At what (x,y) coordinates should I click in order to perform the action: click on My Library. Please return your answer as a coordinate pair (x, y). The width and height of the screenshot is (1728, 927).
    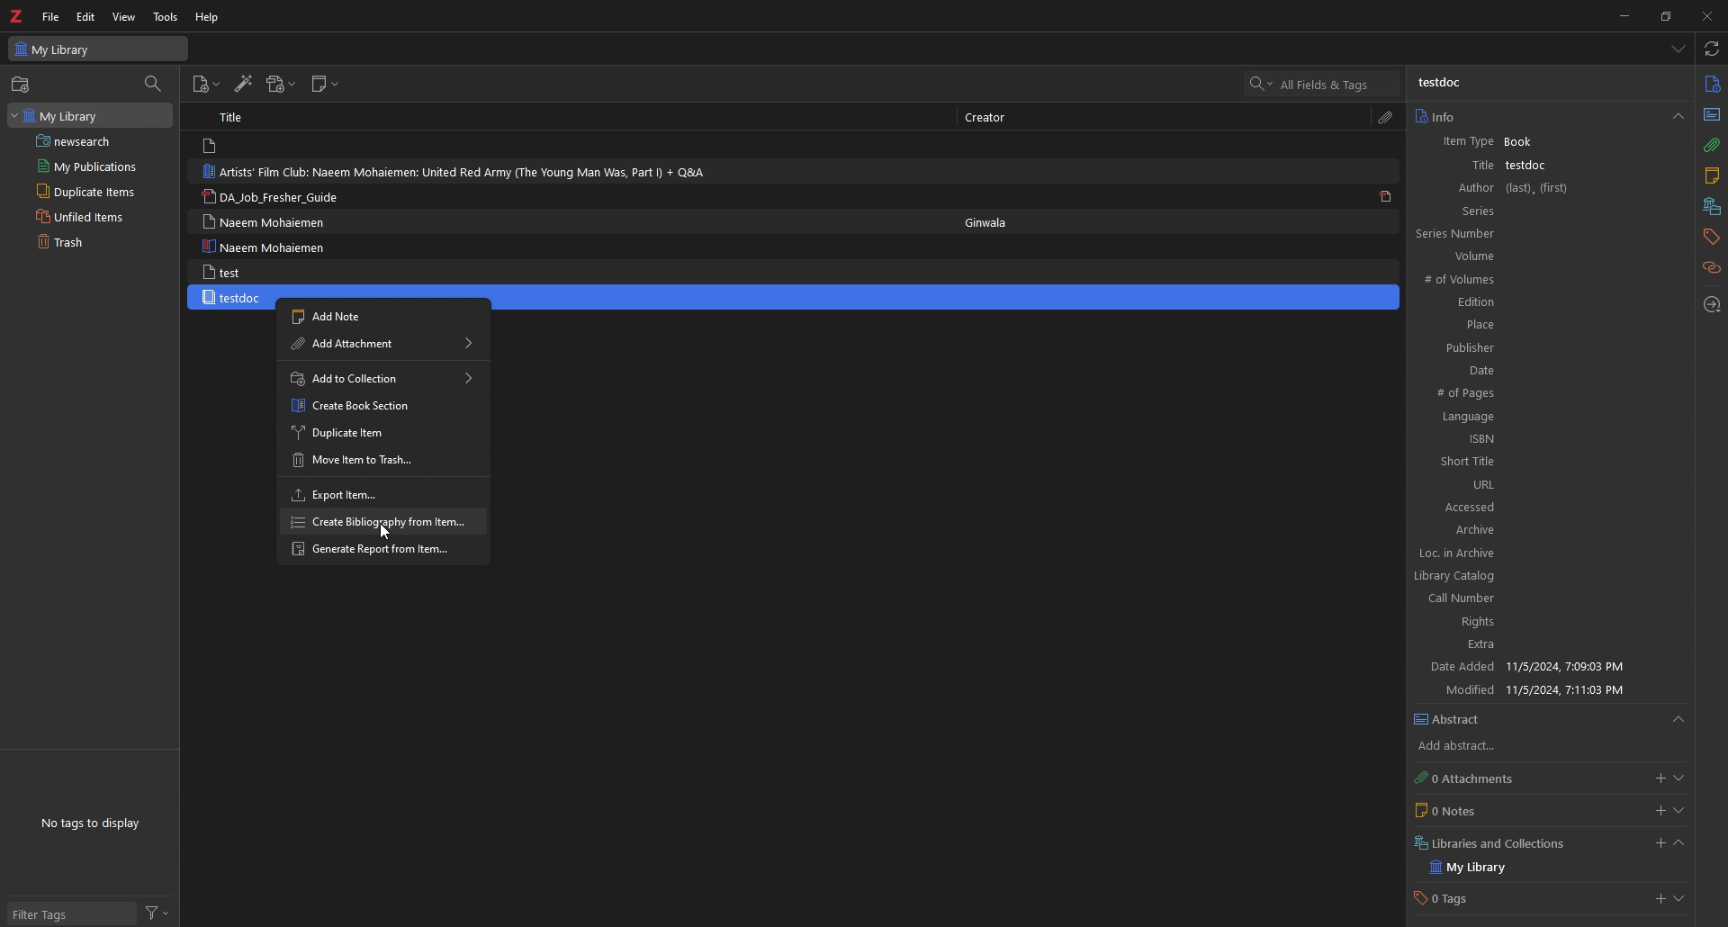
    Looking at the image, I should click on (98, 48).